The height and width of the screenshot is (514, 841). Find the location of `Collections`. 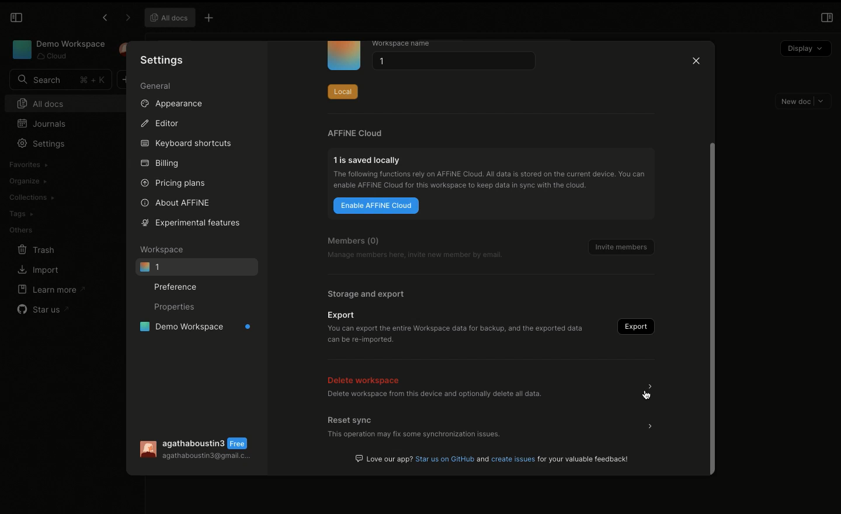

Collections is located at coordinates (31, 197).